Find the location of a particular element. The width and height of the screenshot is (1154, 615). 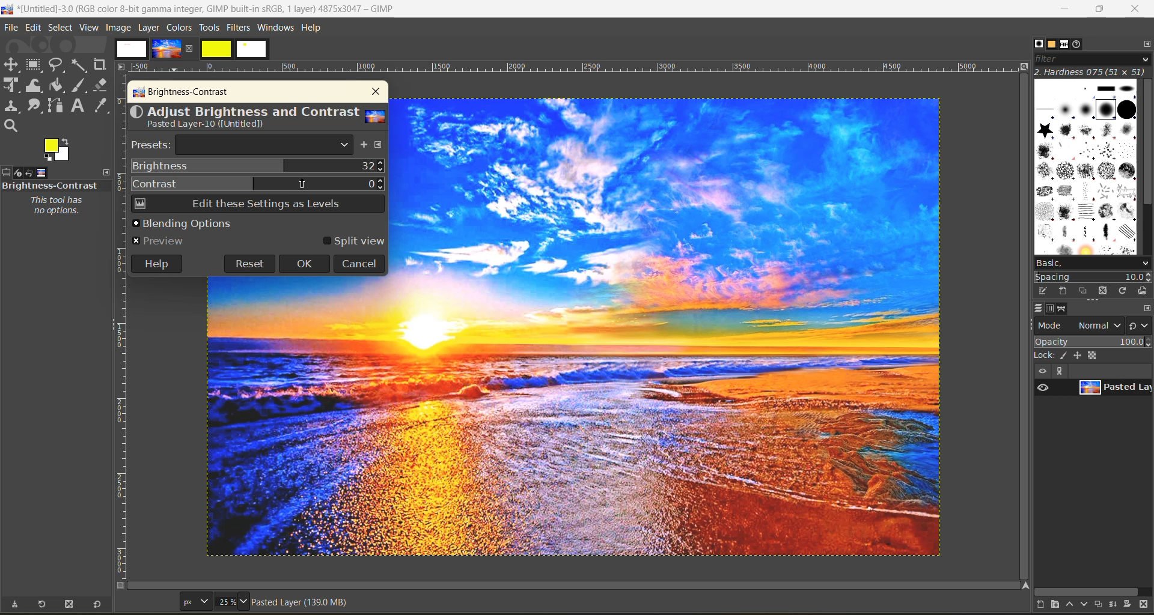

This tool has no options is located at coordinates (55, 206).